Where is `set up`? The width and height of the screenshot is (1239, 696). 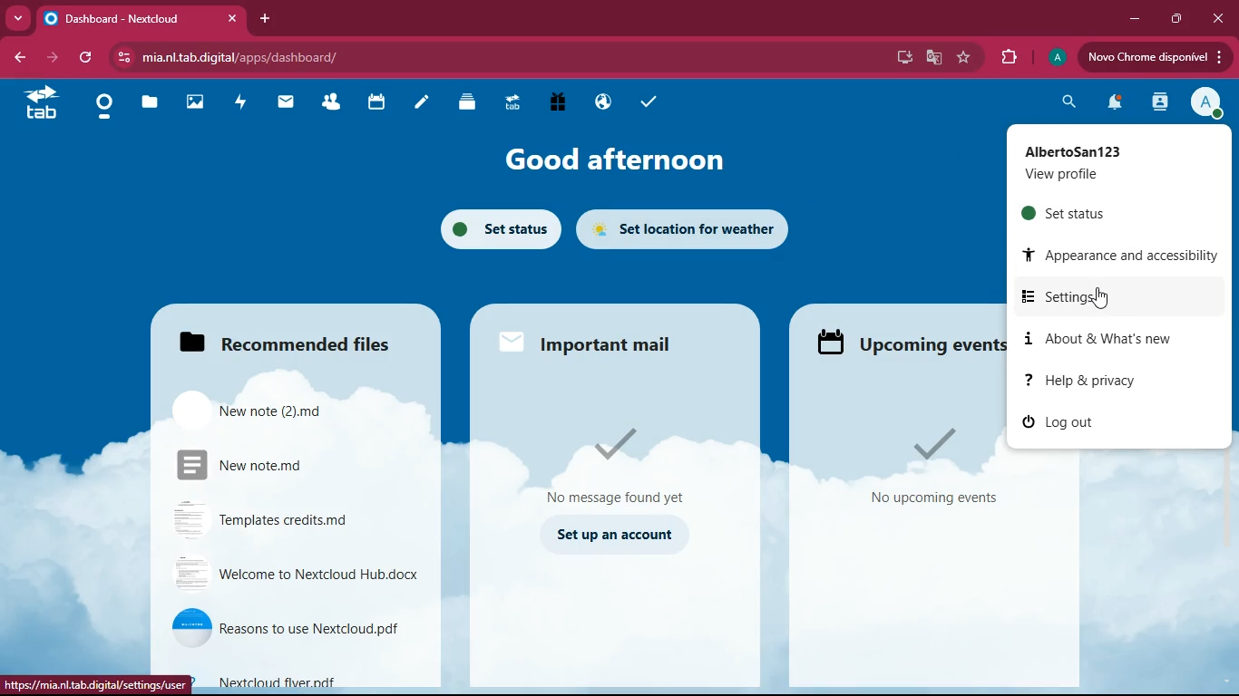
set up is located at coordinates (614, 537).